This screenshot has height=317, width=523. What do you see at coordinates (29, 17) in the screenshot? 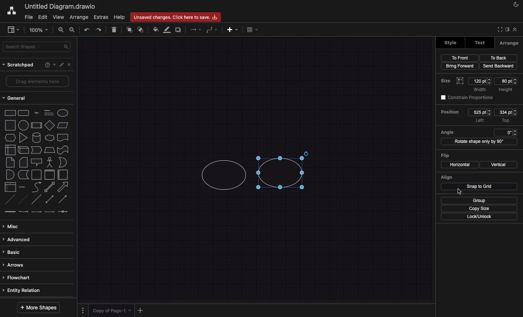
I see `file` at bounding box center [29, 17].